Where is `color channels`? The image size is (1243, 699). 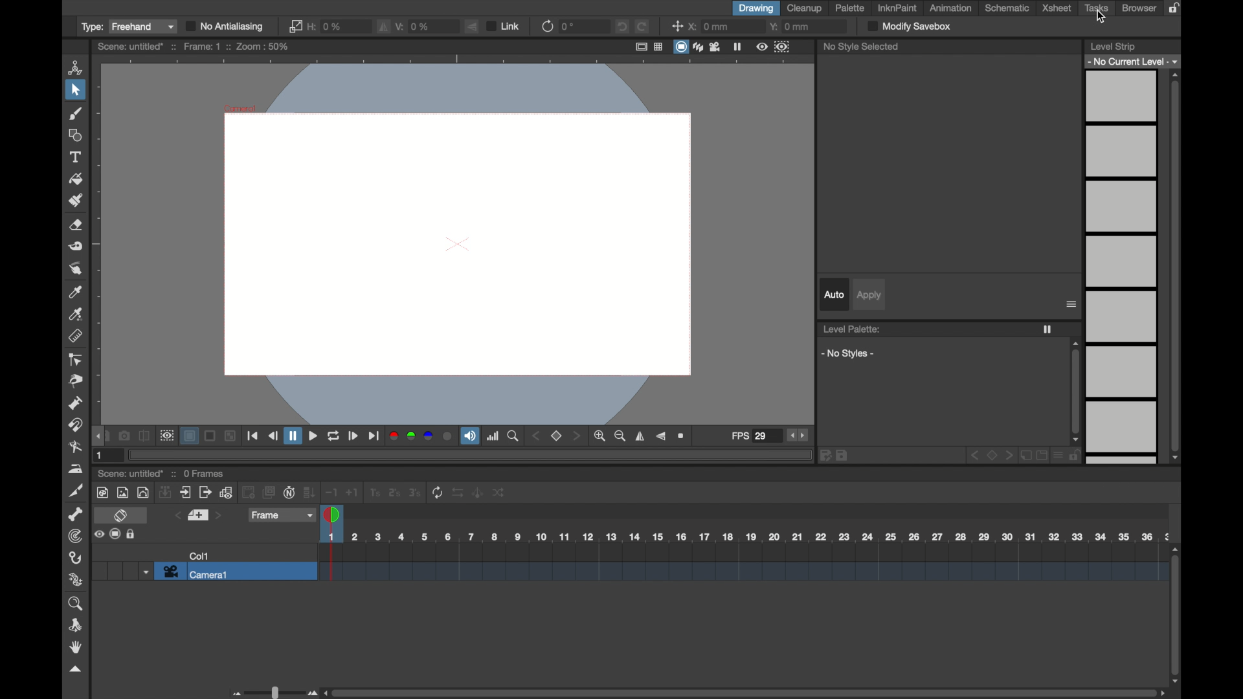 color channels is located at coordinates (423, 436).